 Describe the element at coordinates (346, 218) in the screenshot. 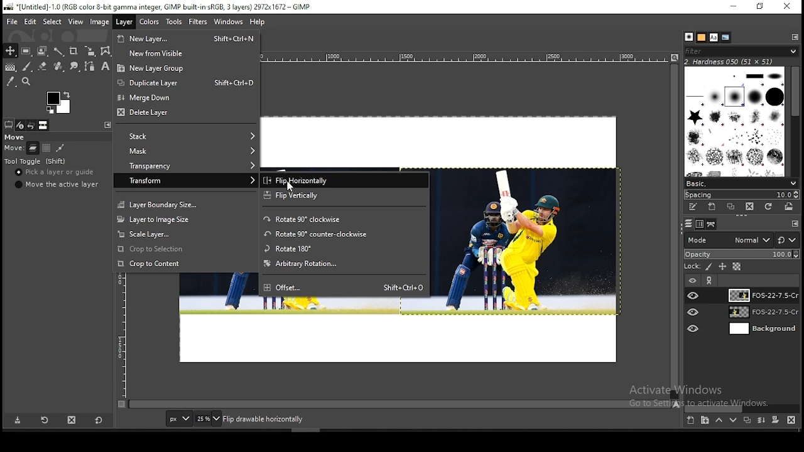

I see `rotate 90 clockwise` at that location.